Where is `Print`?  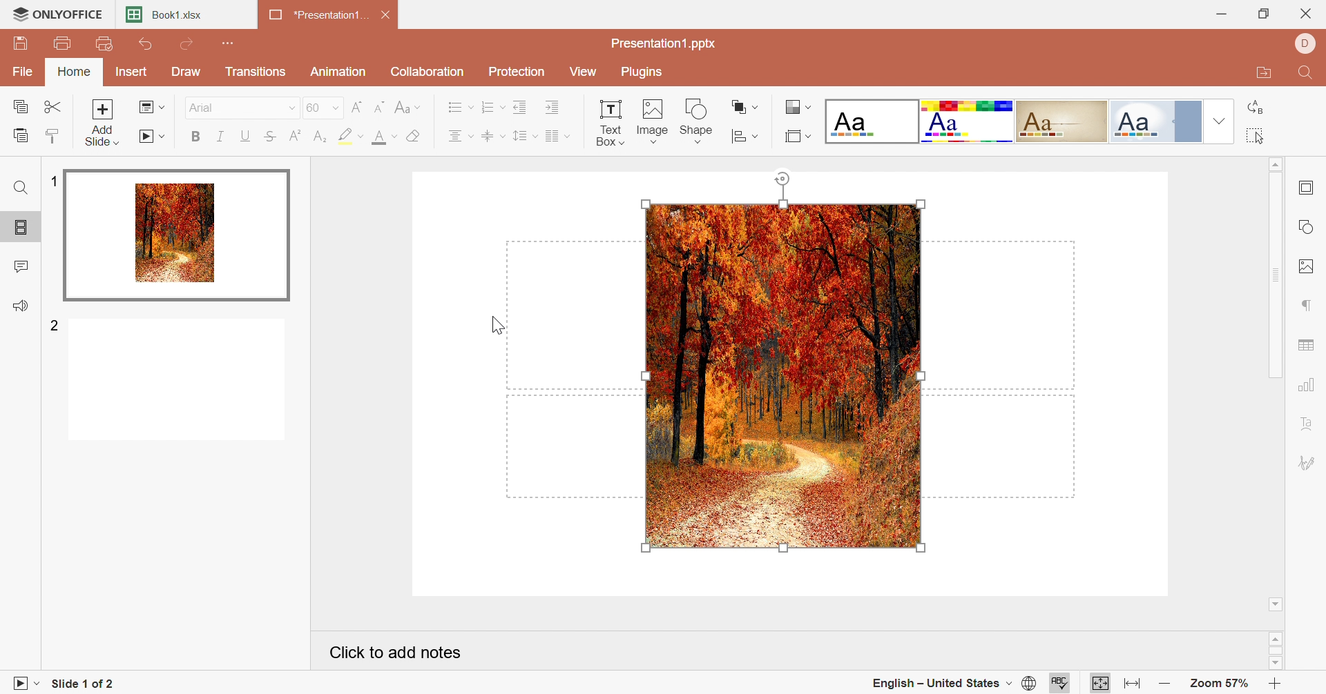
Print is located at coordinates (63, 43).